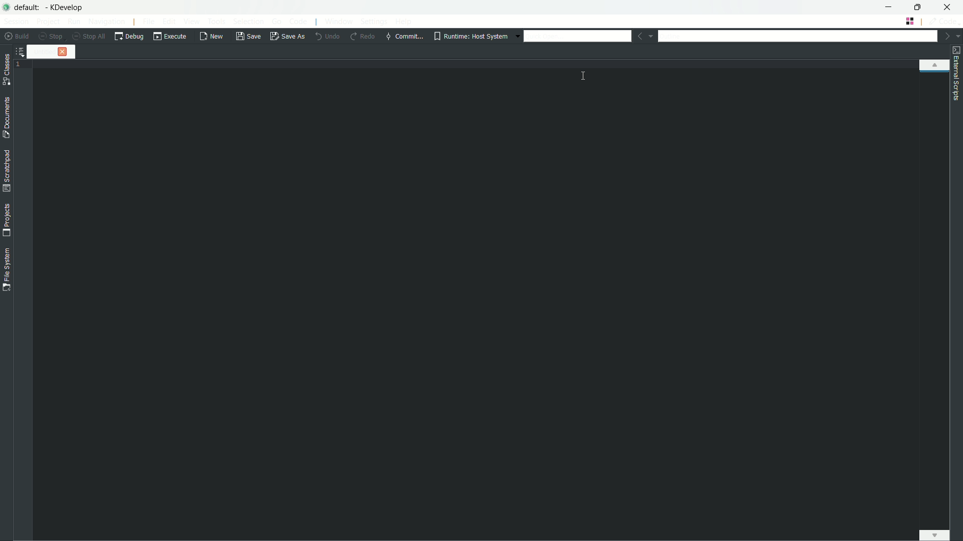 This screenshot has width=963, height=541. I want to click on debug, so click(129, 37).